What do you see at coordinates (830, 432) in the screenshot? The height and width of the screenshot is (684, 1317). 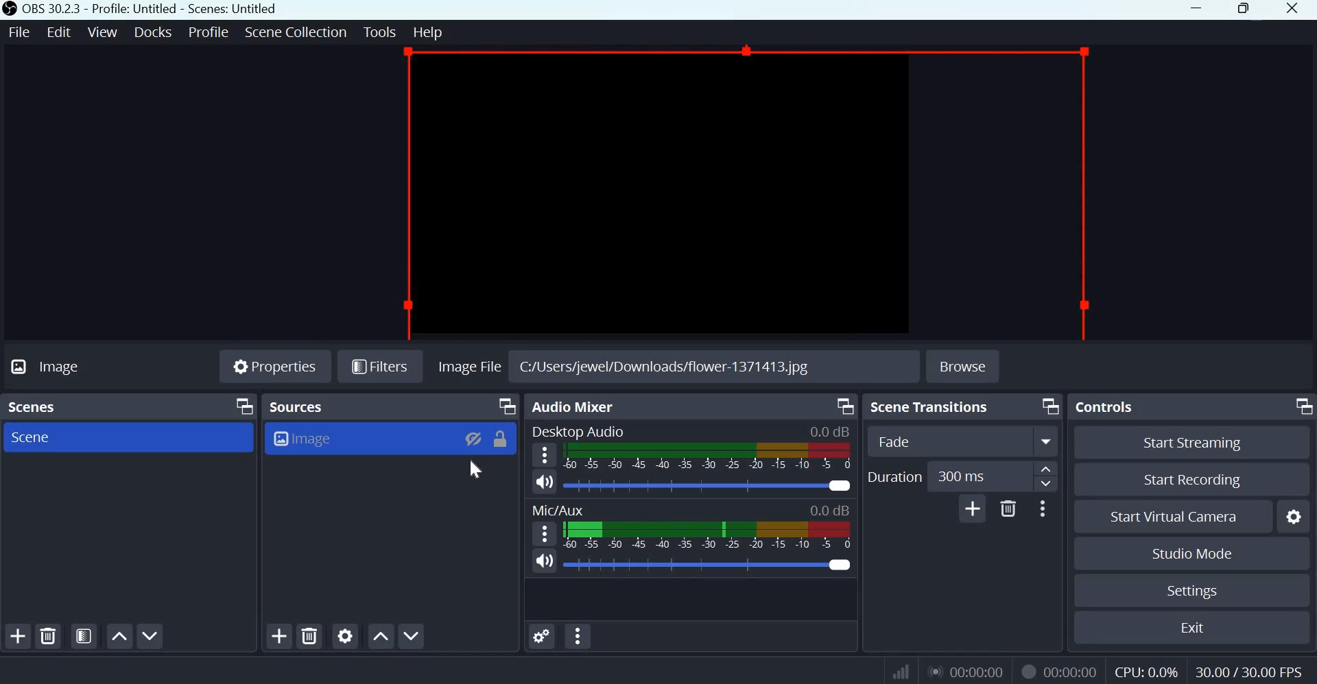 I see `Audio Level Indicator` at bounding box center [830, 432].